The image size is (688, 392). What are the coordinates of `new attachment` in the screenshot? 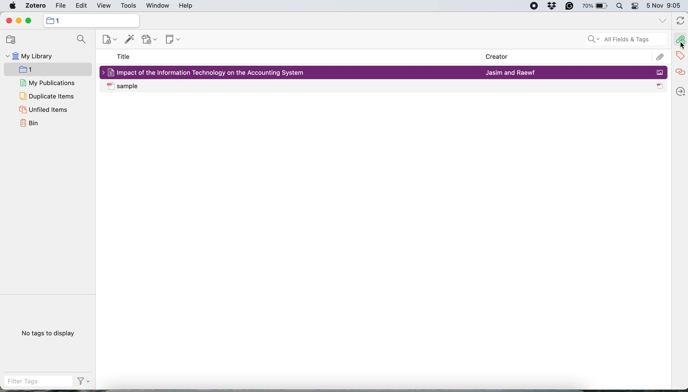 It's located at (150, 39).